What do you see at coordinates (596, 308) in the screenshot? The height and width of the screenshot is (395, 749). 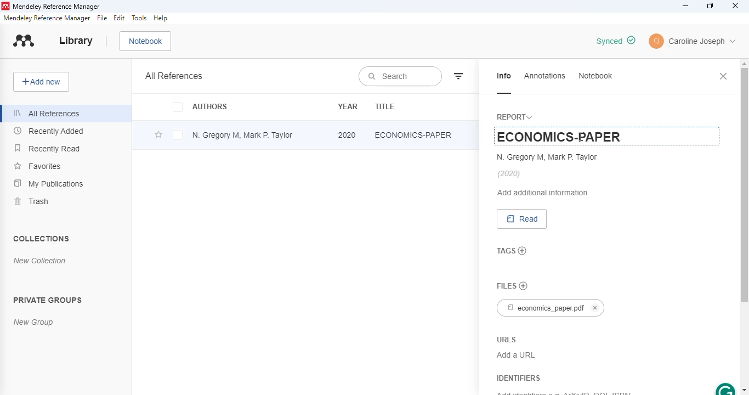 I see `cancel` at bounding box center [596, 308].